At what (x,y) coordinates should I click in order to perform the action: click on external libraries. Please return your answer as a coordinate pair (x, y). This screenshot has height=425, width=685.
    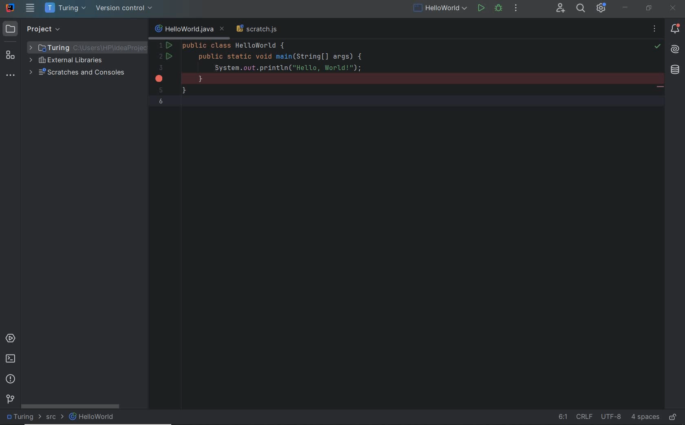
    Looking at the image, I should click on (70, 61).